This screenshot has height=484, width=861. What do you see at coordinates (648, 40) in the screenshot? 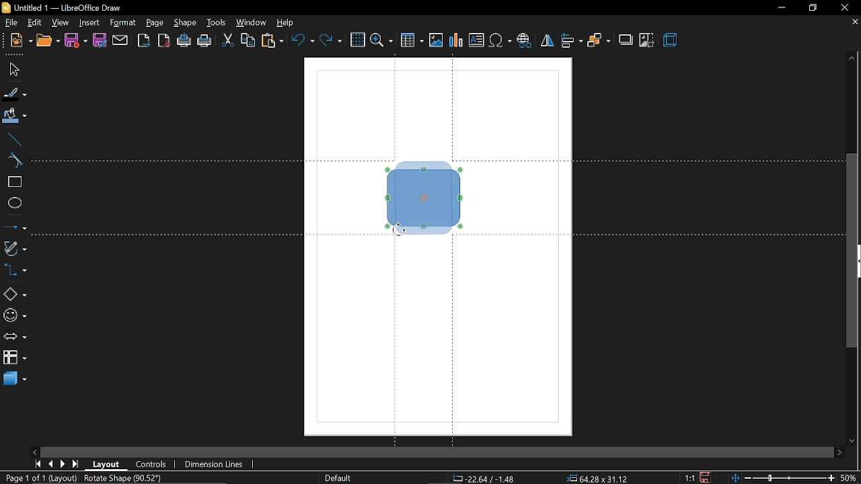
I see `crop` at bounding box center [648, 40].